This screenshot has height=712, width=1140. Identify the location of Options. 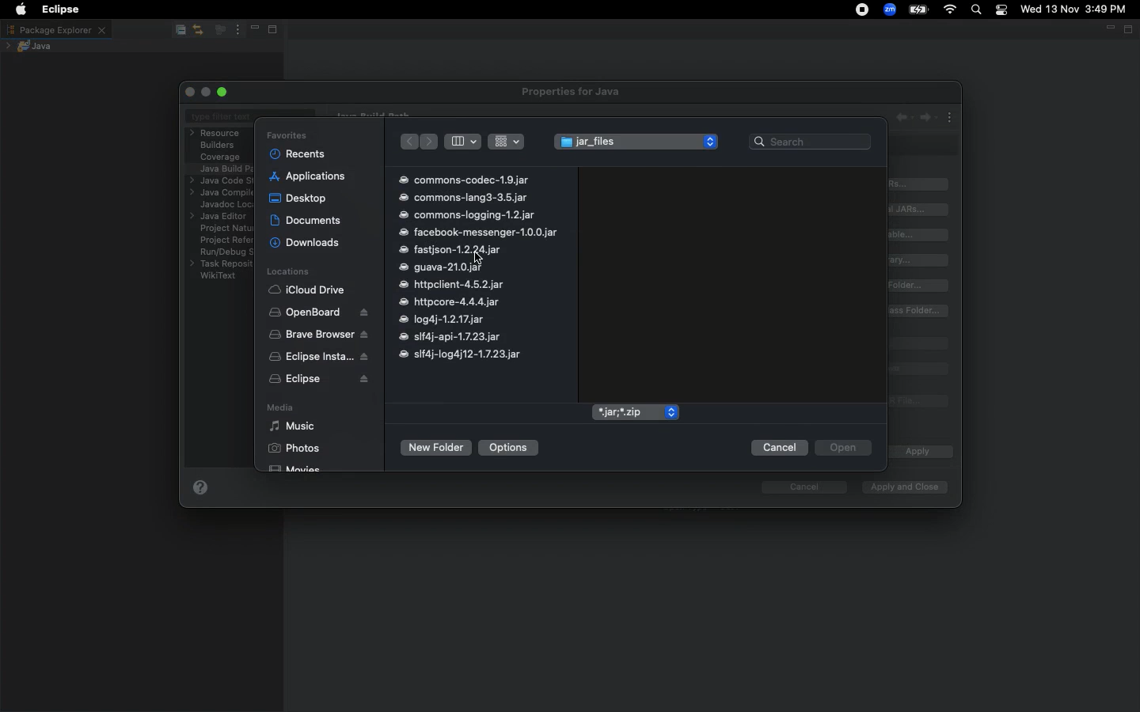
(510, 447).